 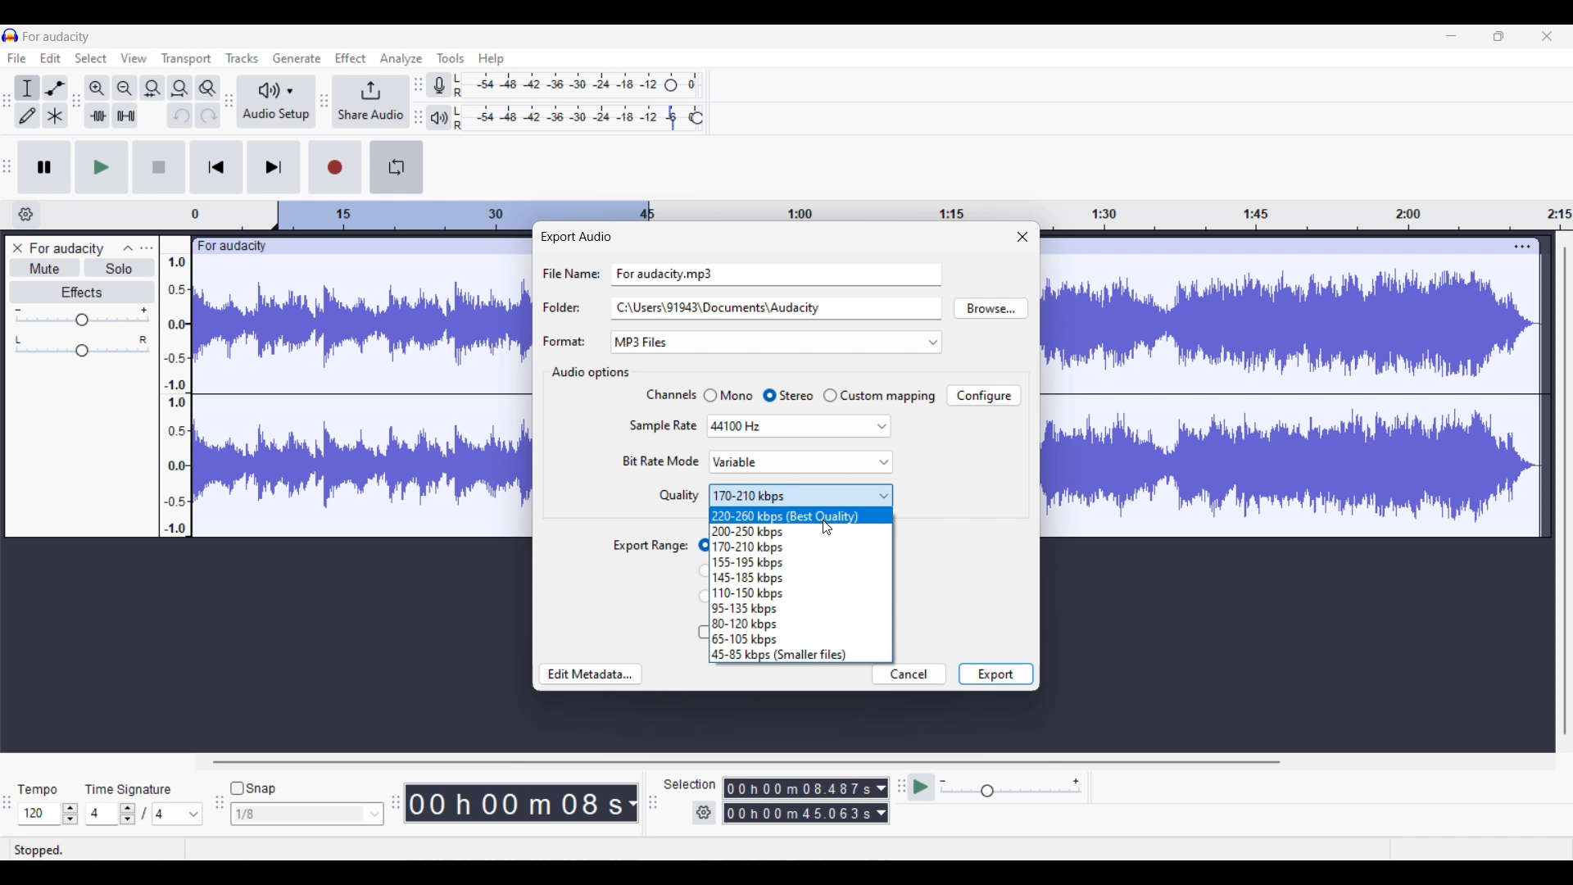 What do you see at coordinates (216, 166) in the screenshot?
I see `Skip/Select to start` at bounding box center [216, 166].